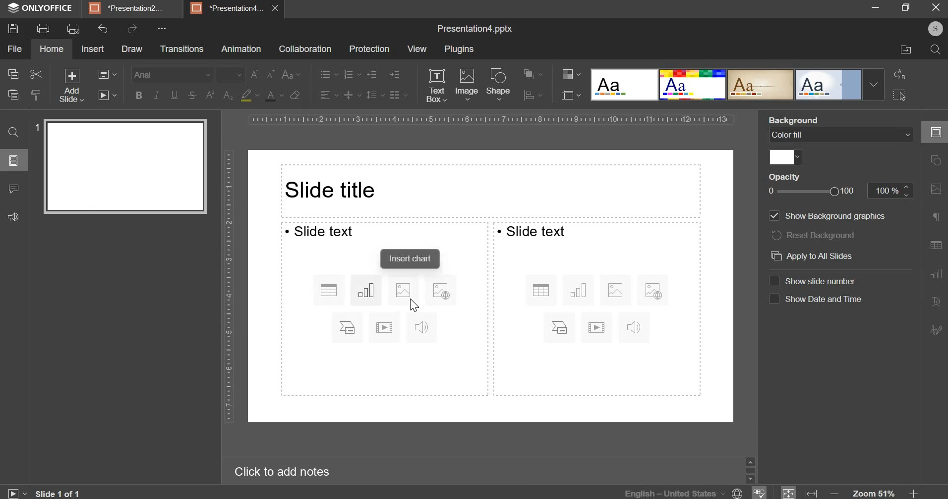 This screenshot has width=948, height=499. I want to click on design, so click(694, 85).